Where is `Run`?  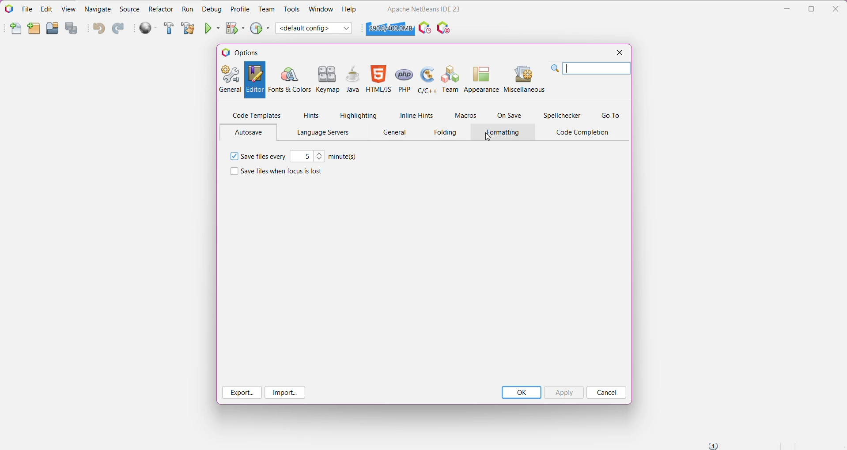 Run is located at coordinates (187, 10).